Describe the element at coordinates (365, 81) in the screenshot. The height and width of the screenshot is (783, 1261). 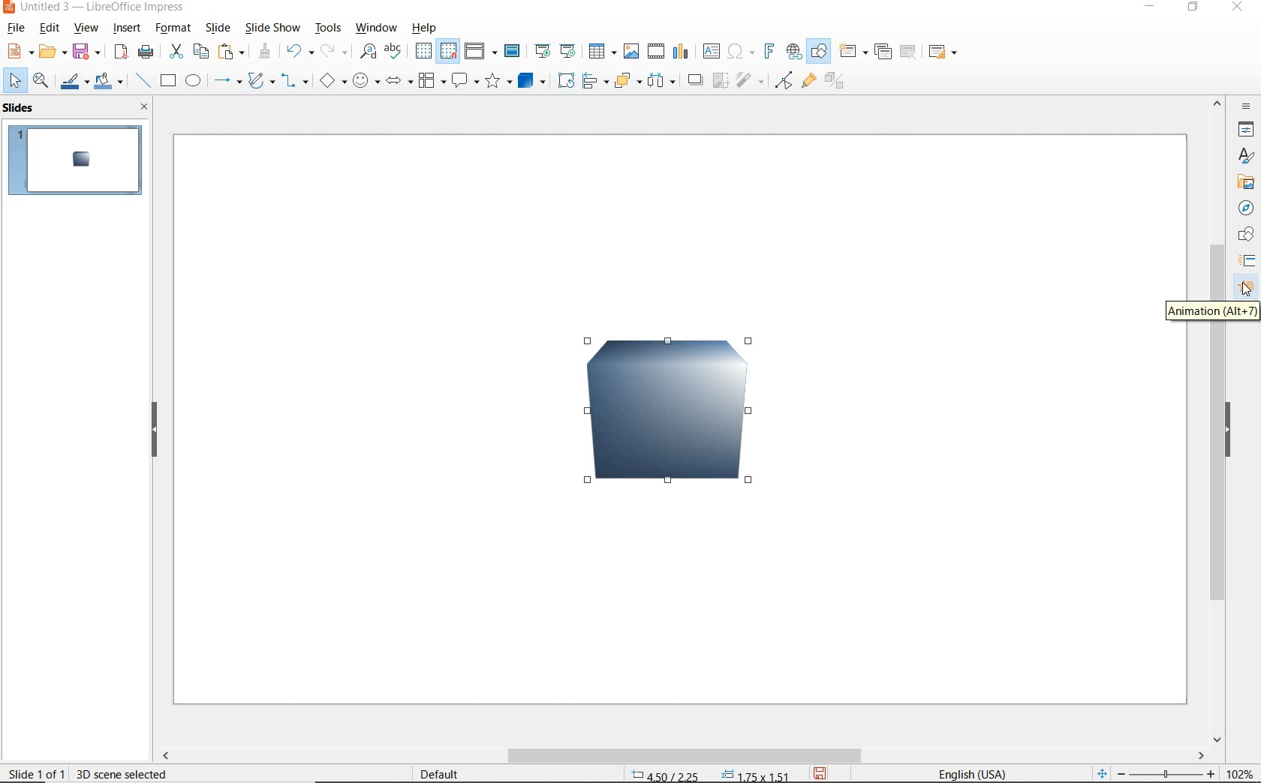
I see `symbol shapes` at that location.